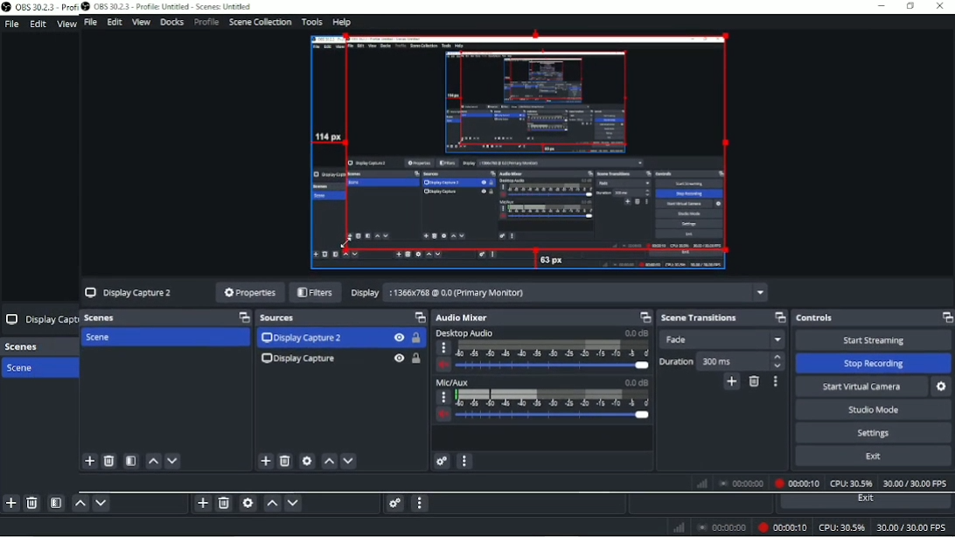 This screenshot has width=955, height=537. Describe the element at coordinates (134, 463) in the screenshot. I see `filter` at that location.